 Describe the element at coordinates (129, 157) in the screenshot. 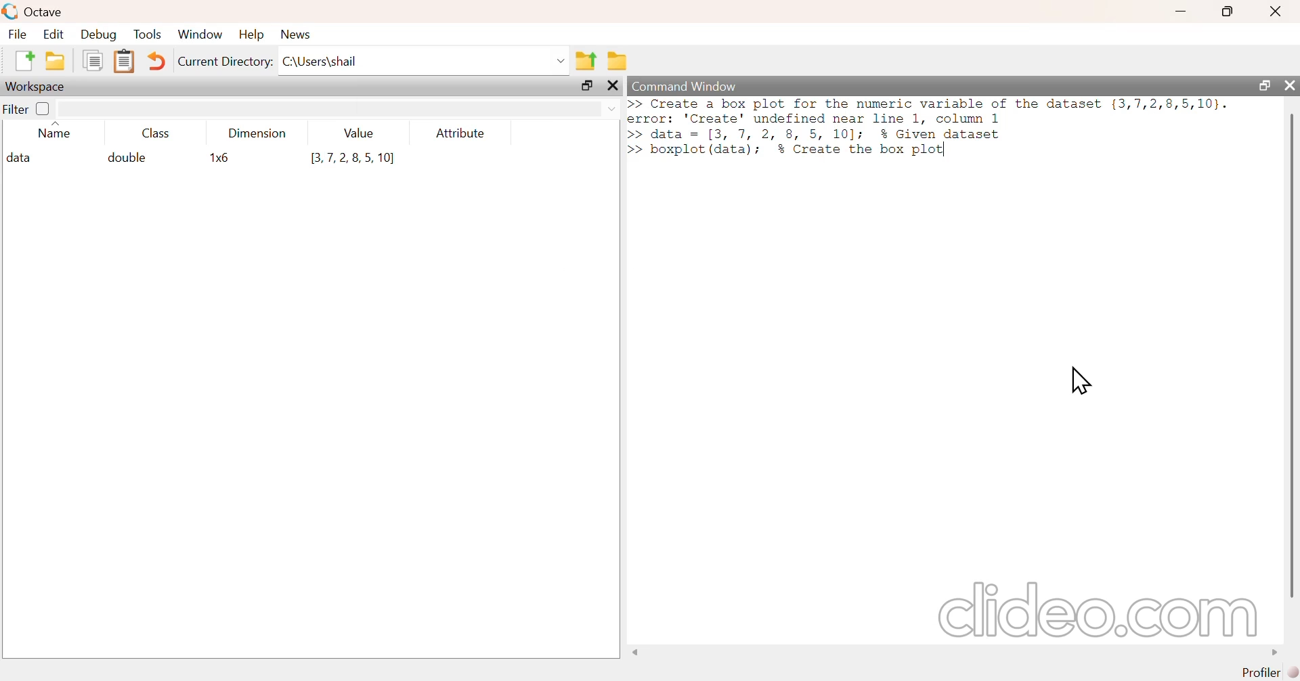

I see `double` at that location.